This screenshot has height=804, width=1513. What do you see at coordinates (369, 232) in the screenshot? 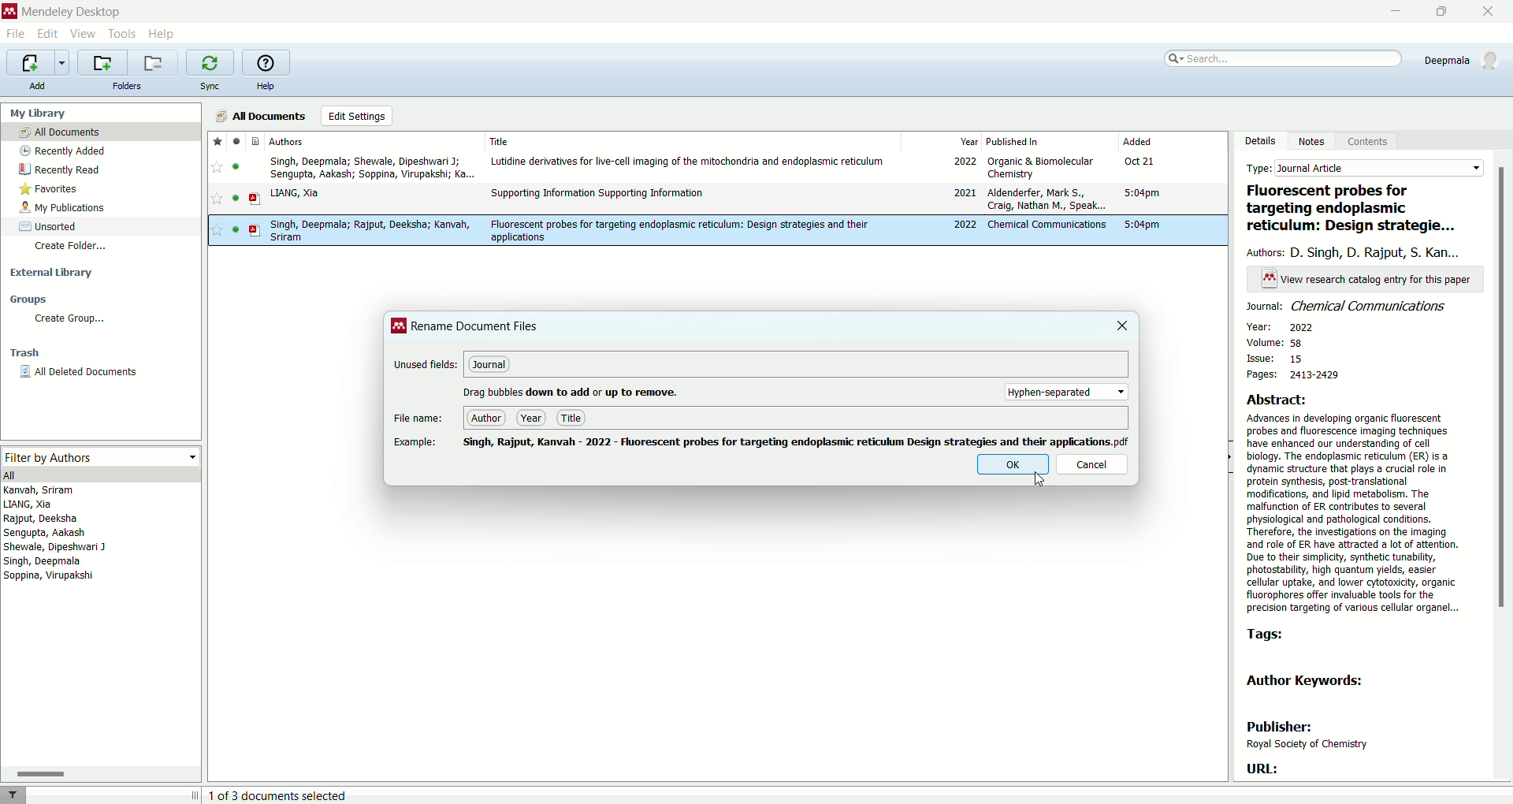
I see `Singh, Deepmala; Rajput, Deeksha; Kanvah,
Sriram` at bounding box center [369, 232].